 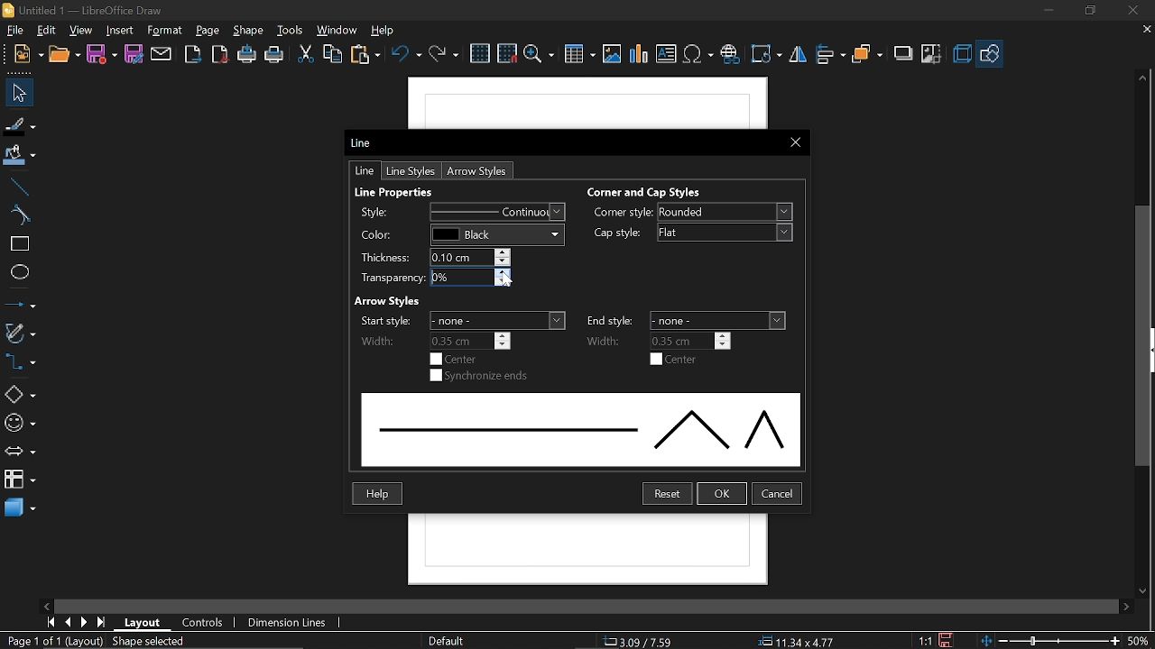 What do you see at coordinates (432, 341) in the screenshot?
I see `Start Width` at bounding box center [432, 341].